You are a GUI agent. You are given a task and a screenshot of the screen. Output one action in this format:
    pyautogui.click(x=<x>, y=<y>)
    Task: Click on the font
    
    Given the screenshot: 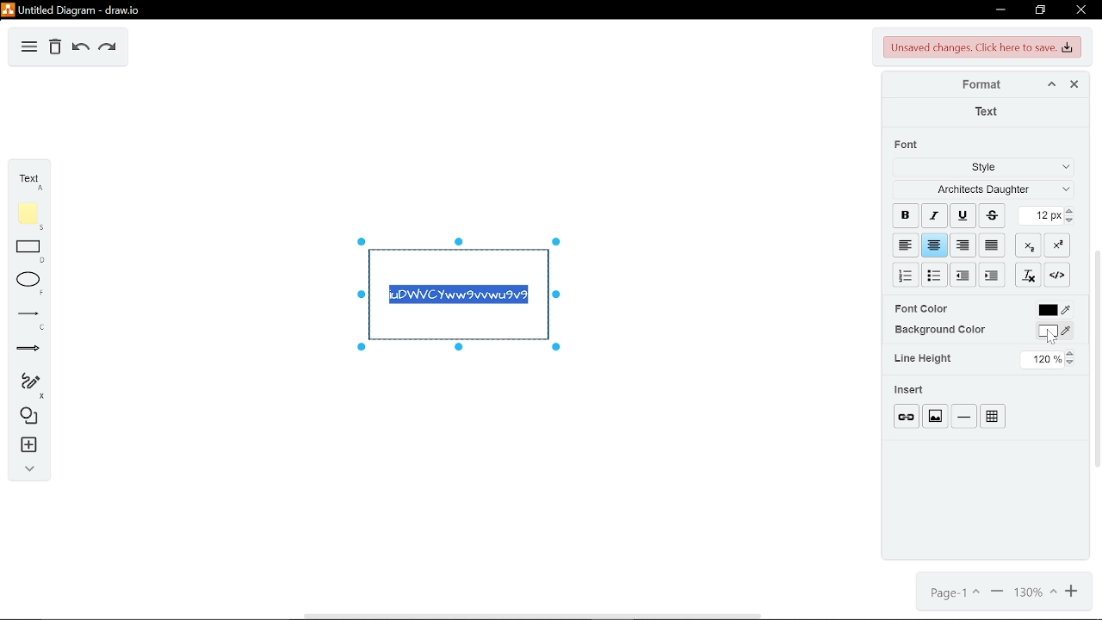 What is the action you would take?
    pyautogui.click(x=909, y=144)
    